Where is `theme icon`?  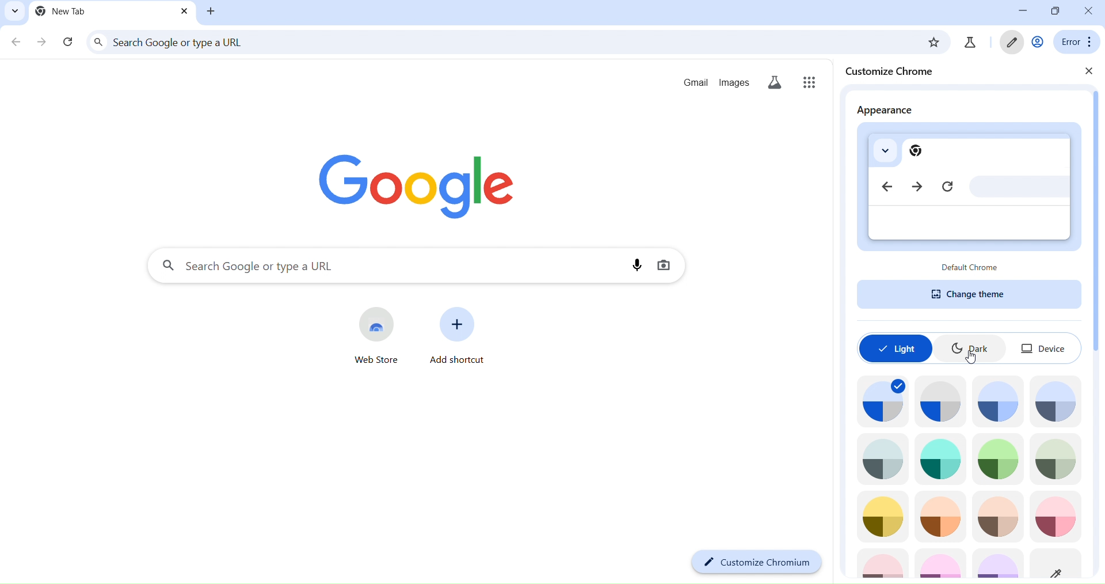
theme icon is located at coordinates (940, 517).